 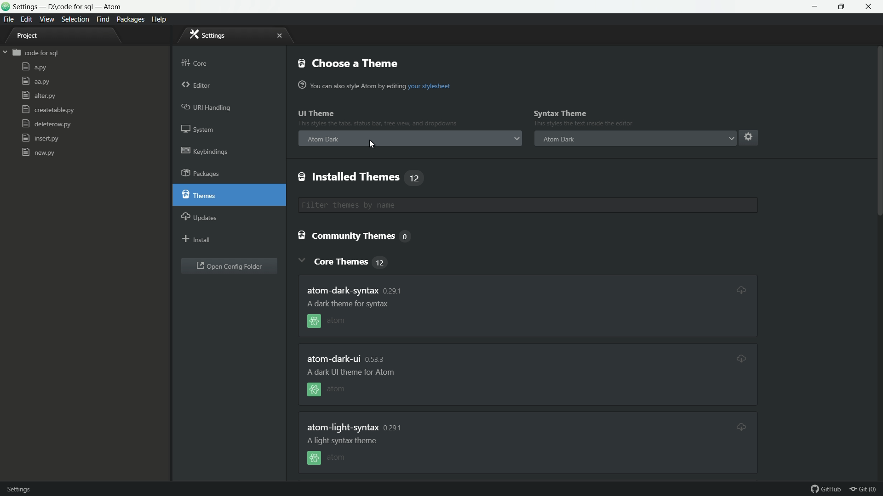 What do you see at coordinates (47, 110) in the screenshot?
I see `createtable.py file` at bounding box center [47, 110].